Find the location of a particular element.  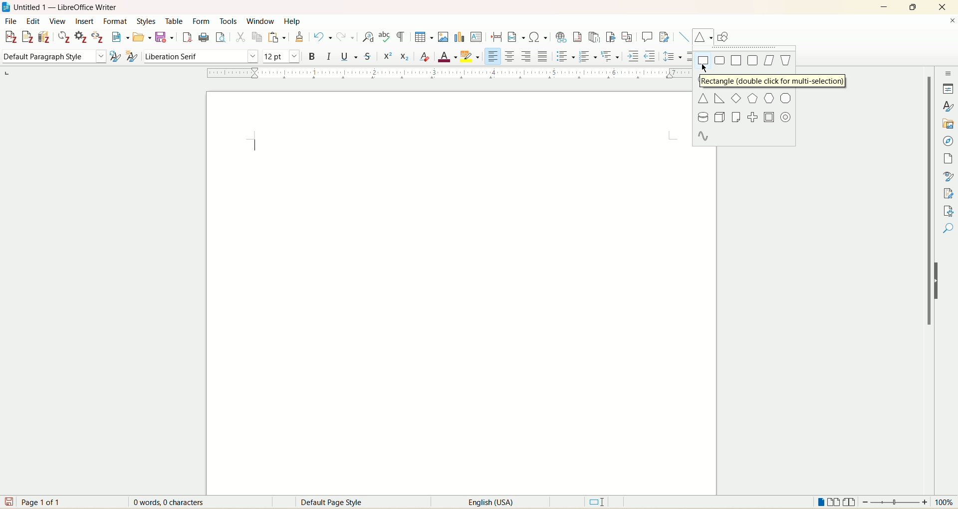

basic shapes is located at coordinates (702, 37).